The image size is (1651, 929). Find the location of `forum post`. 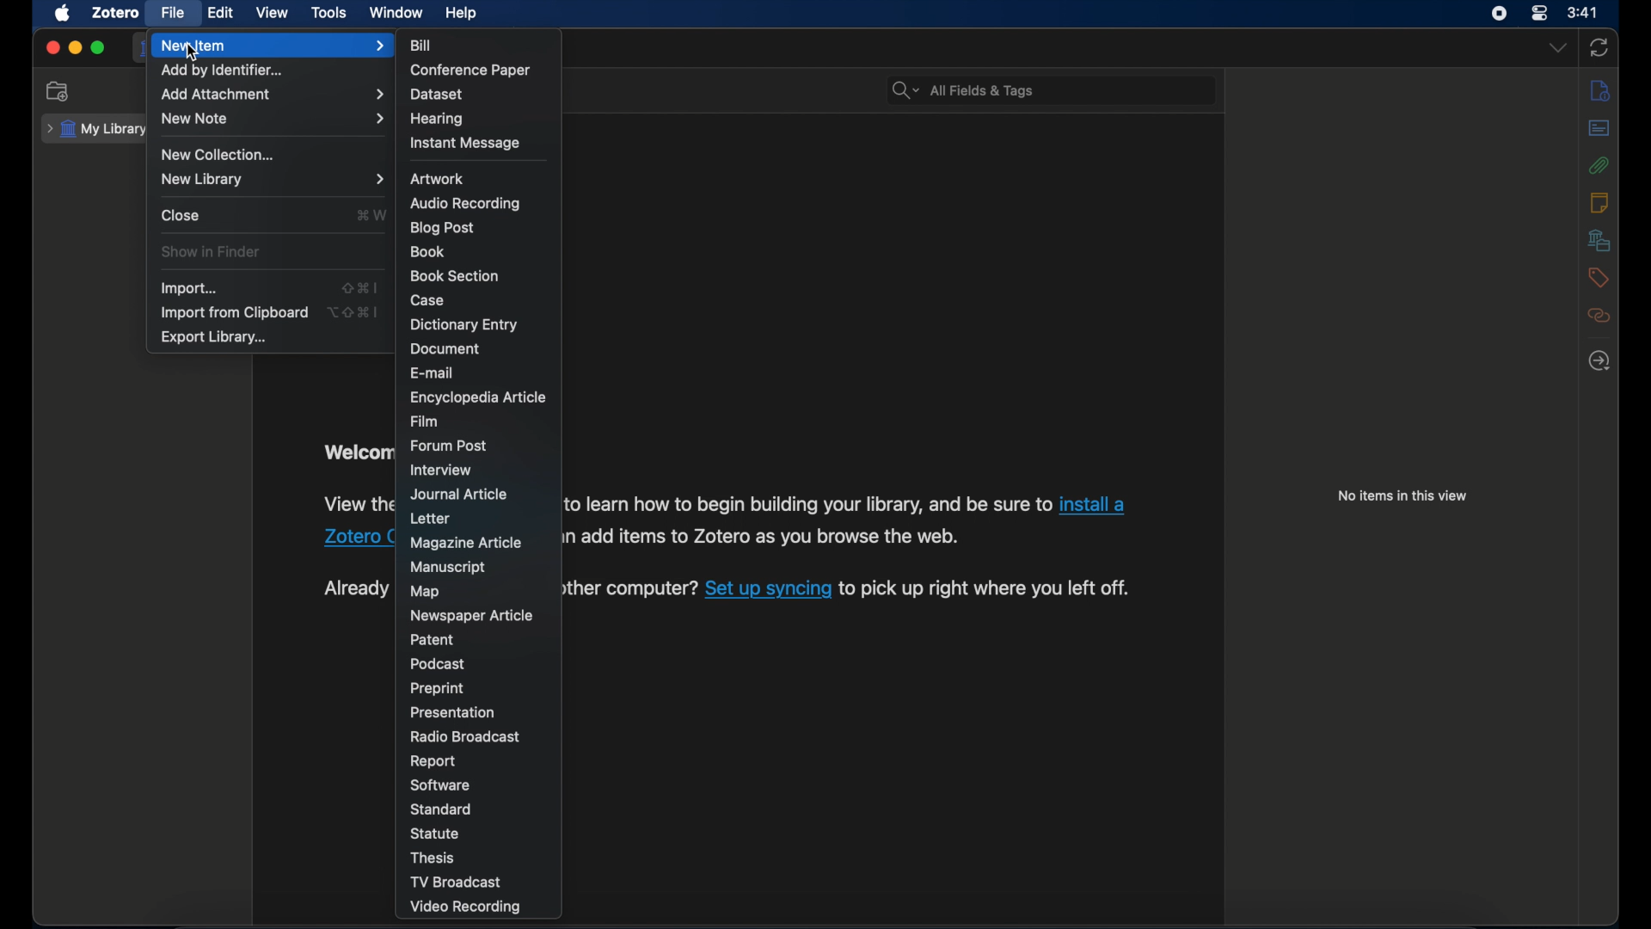

forum post is located at coordinates (451, 446).